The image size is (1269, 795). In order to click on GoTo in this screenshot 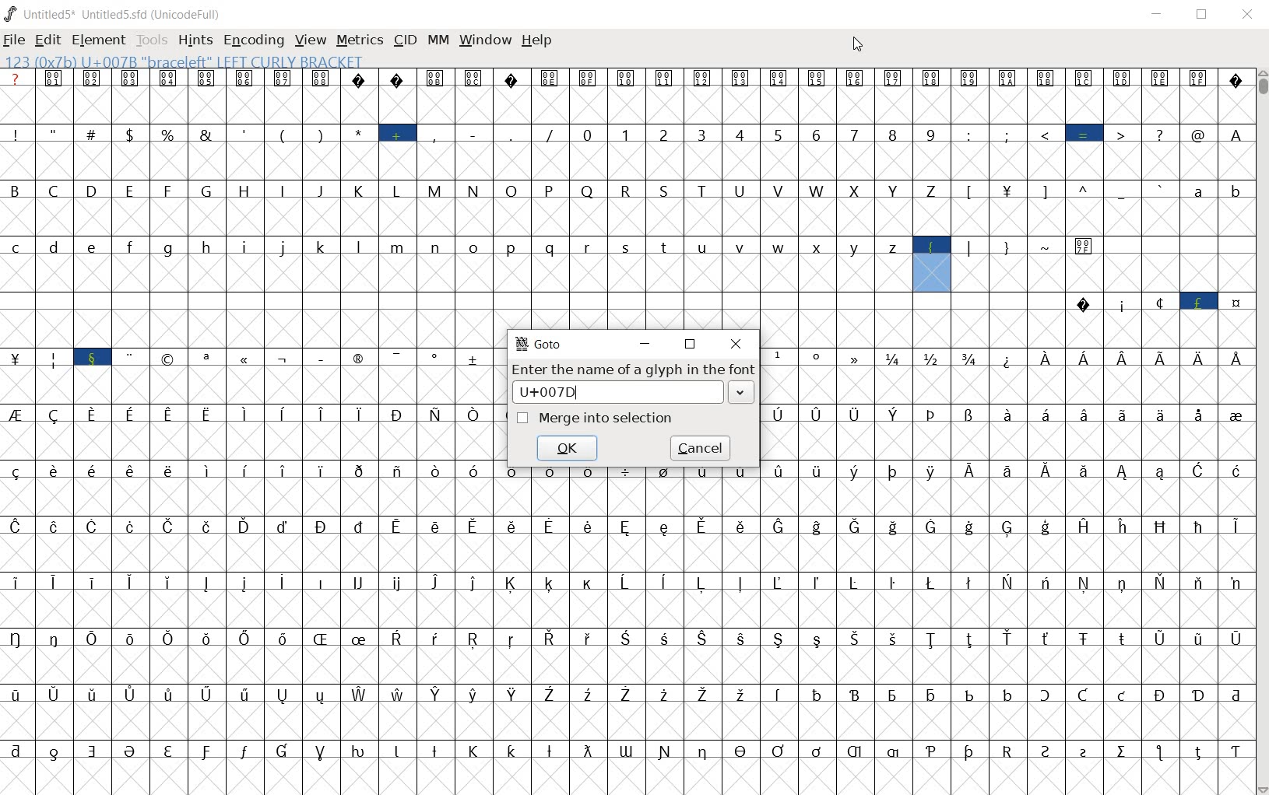, I will do `click(538, 345)`.